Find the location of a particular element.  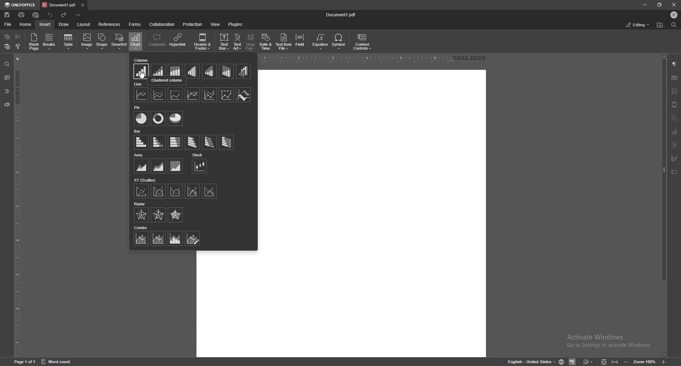

tab is located at coordinates (59, 5).